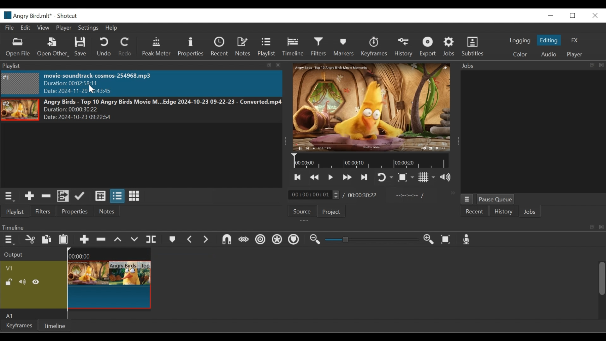 The height and width of the screenshot is (341, 606). What do you see at coordinates (526, 132) in the screenshot?
I see `Jobs Panel` at bounding box center [526, 132].